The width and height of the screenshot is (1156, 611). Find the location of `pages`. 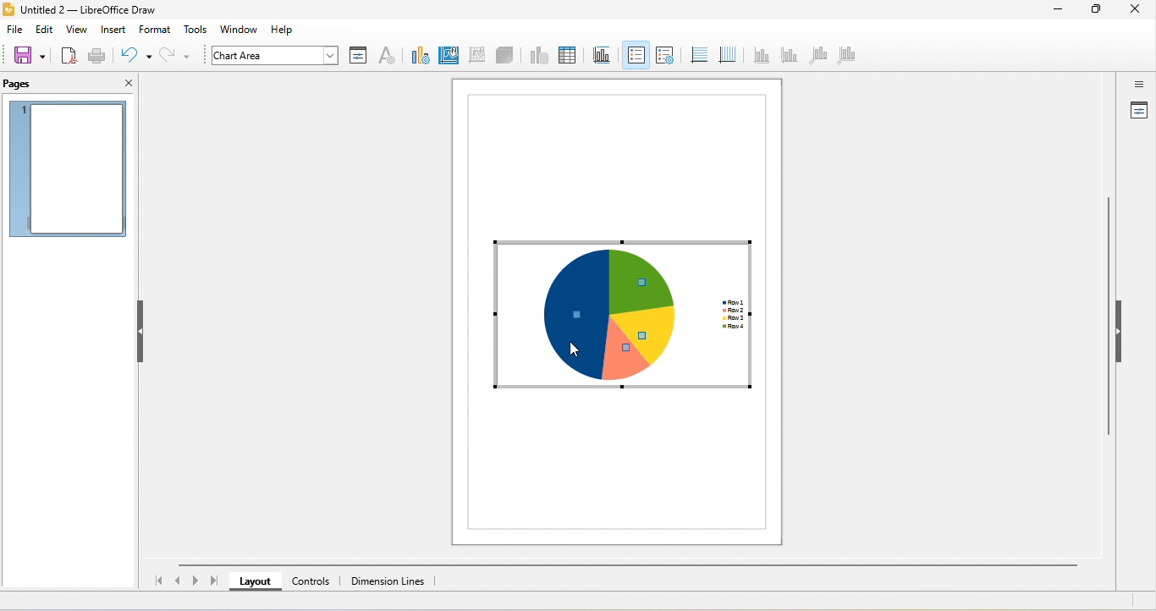

pages is located at coordinates (33, 84).